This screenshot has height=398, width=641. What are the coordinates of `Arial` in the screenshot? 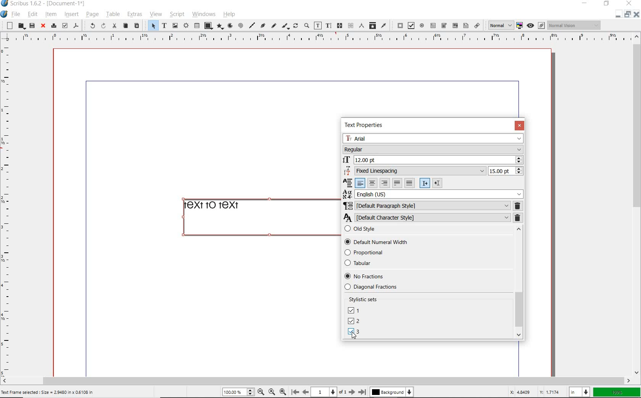 It's located at (432, 138).